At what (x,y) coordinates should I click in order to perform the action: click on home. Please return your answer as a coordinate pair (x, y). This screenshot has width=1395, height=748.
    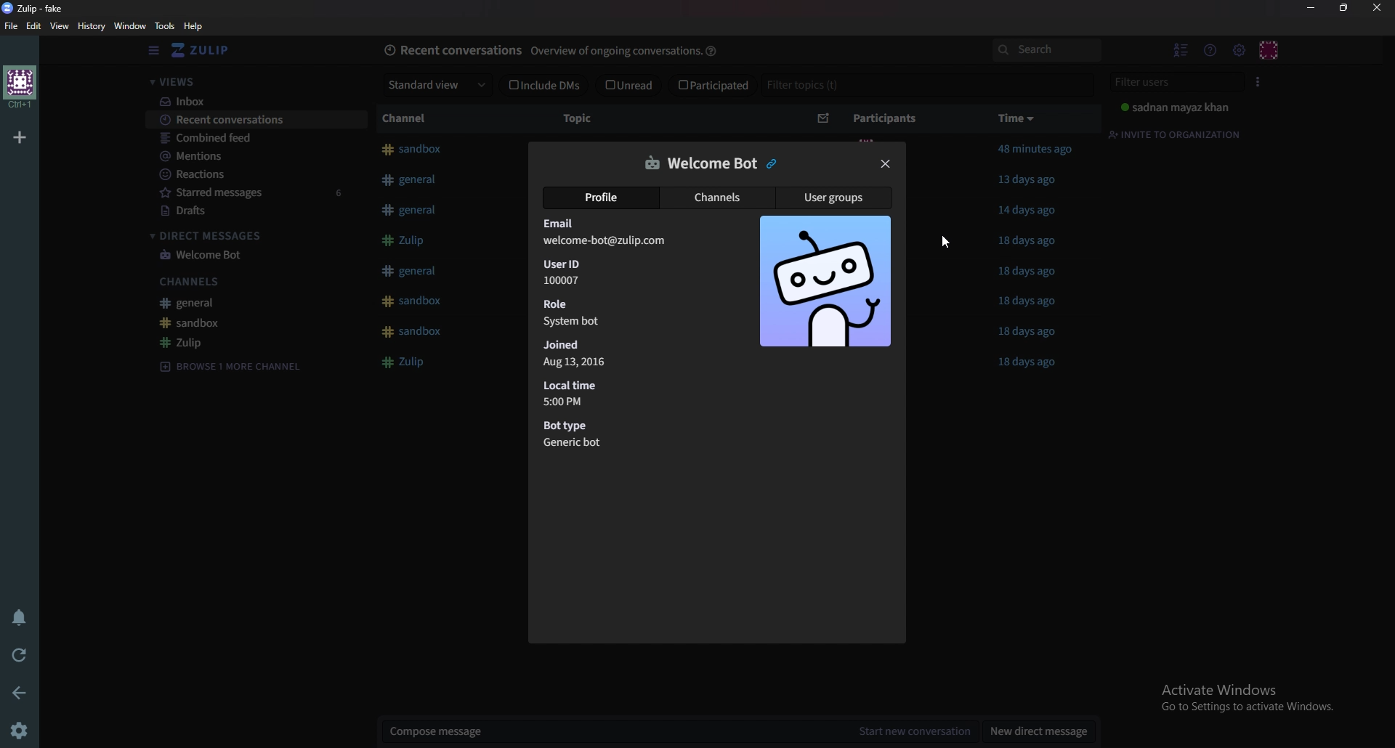
    Looking at the image, I should click on (19, 86).